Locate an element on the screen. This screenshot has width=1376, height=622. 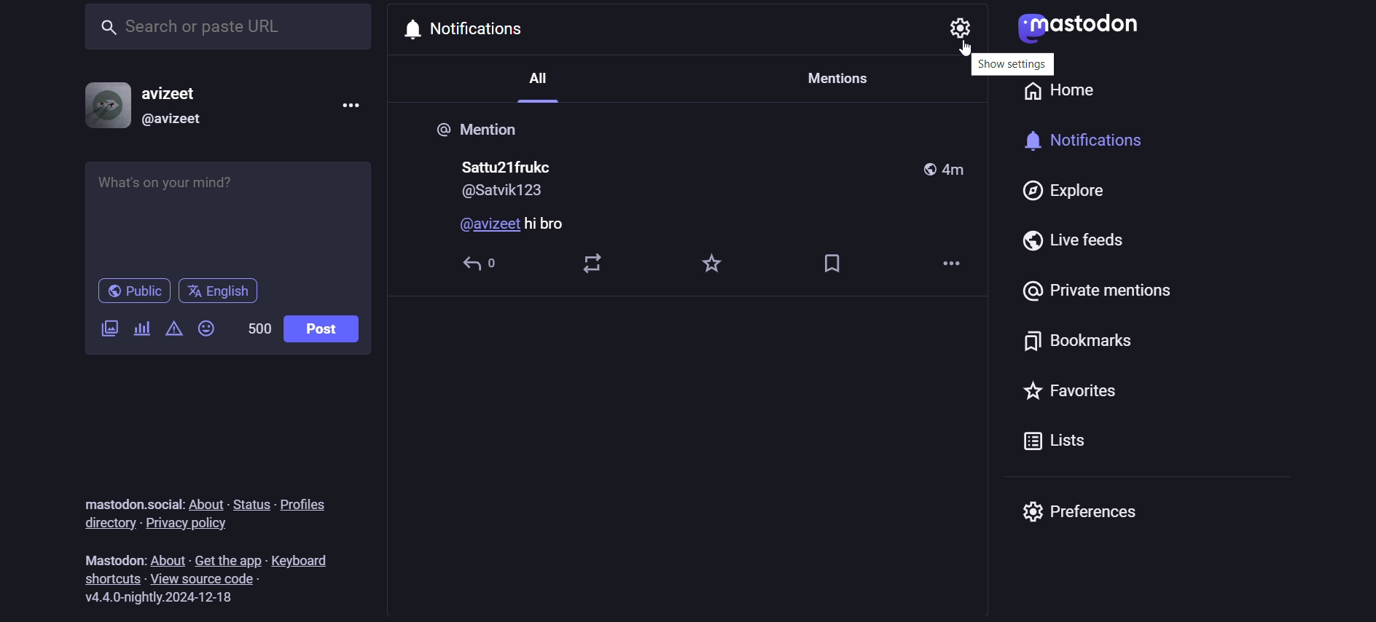
Add a poll is located at coordinates (138, 328).